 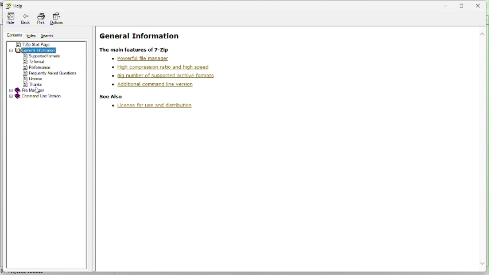 I want to click on Back, so click(x=25, y=19).